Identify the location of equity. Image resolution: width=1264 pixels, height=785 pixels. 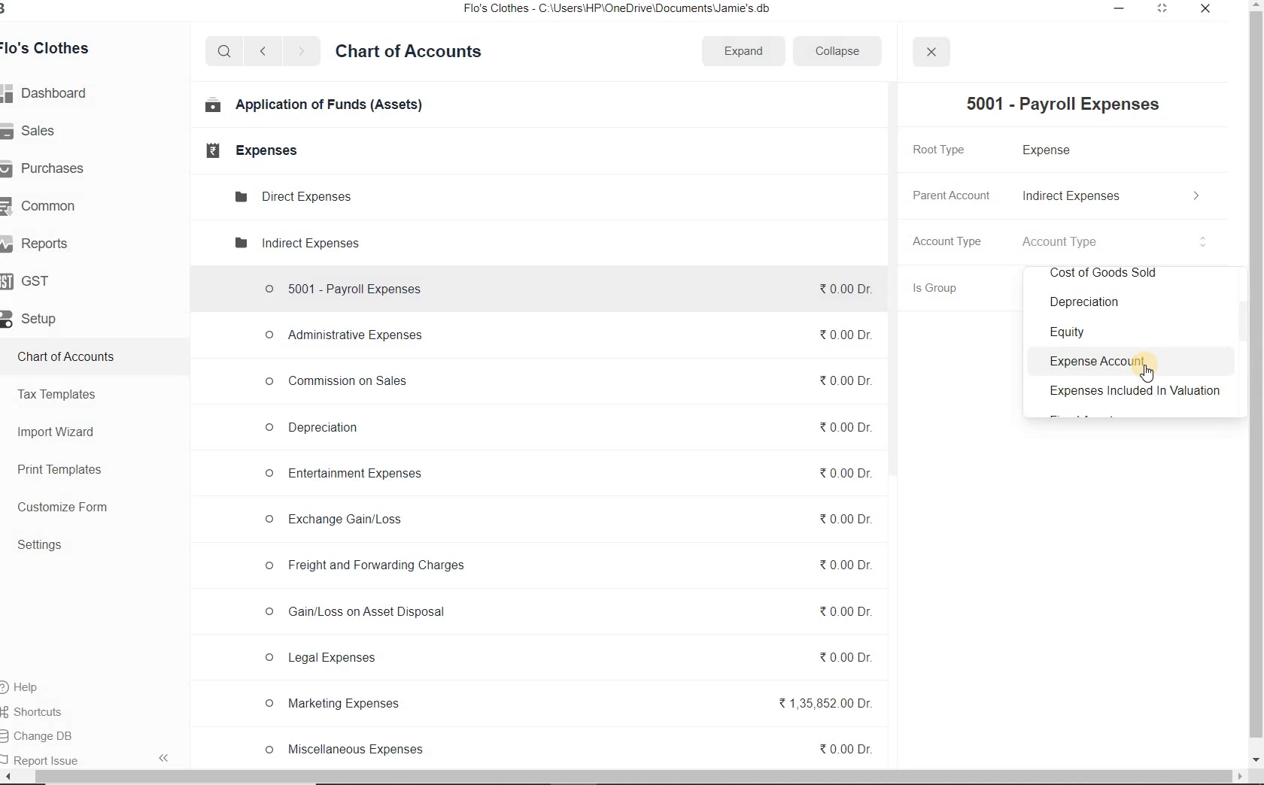
(1071, 330).